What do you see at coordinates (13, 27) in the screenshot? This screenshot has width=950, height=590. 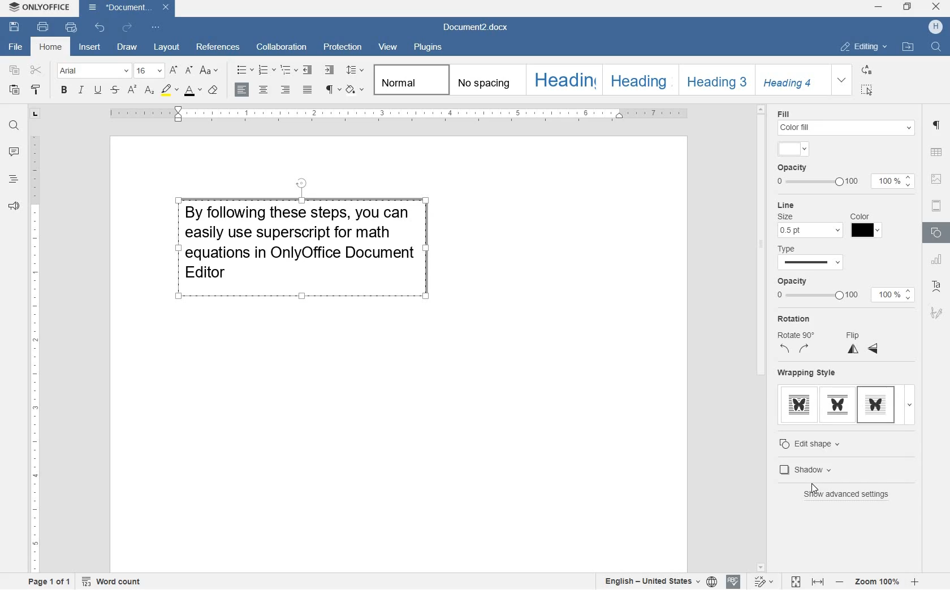 I see `save` at bounding box center [13, 27].